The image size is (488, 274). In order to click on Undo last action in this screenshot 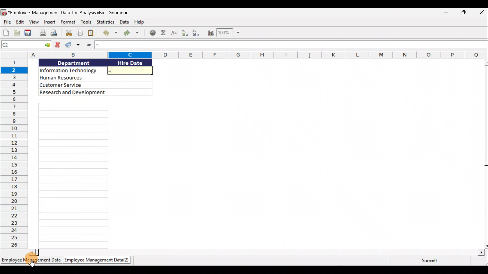, I will do `click(109, 33)`.